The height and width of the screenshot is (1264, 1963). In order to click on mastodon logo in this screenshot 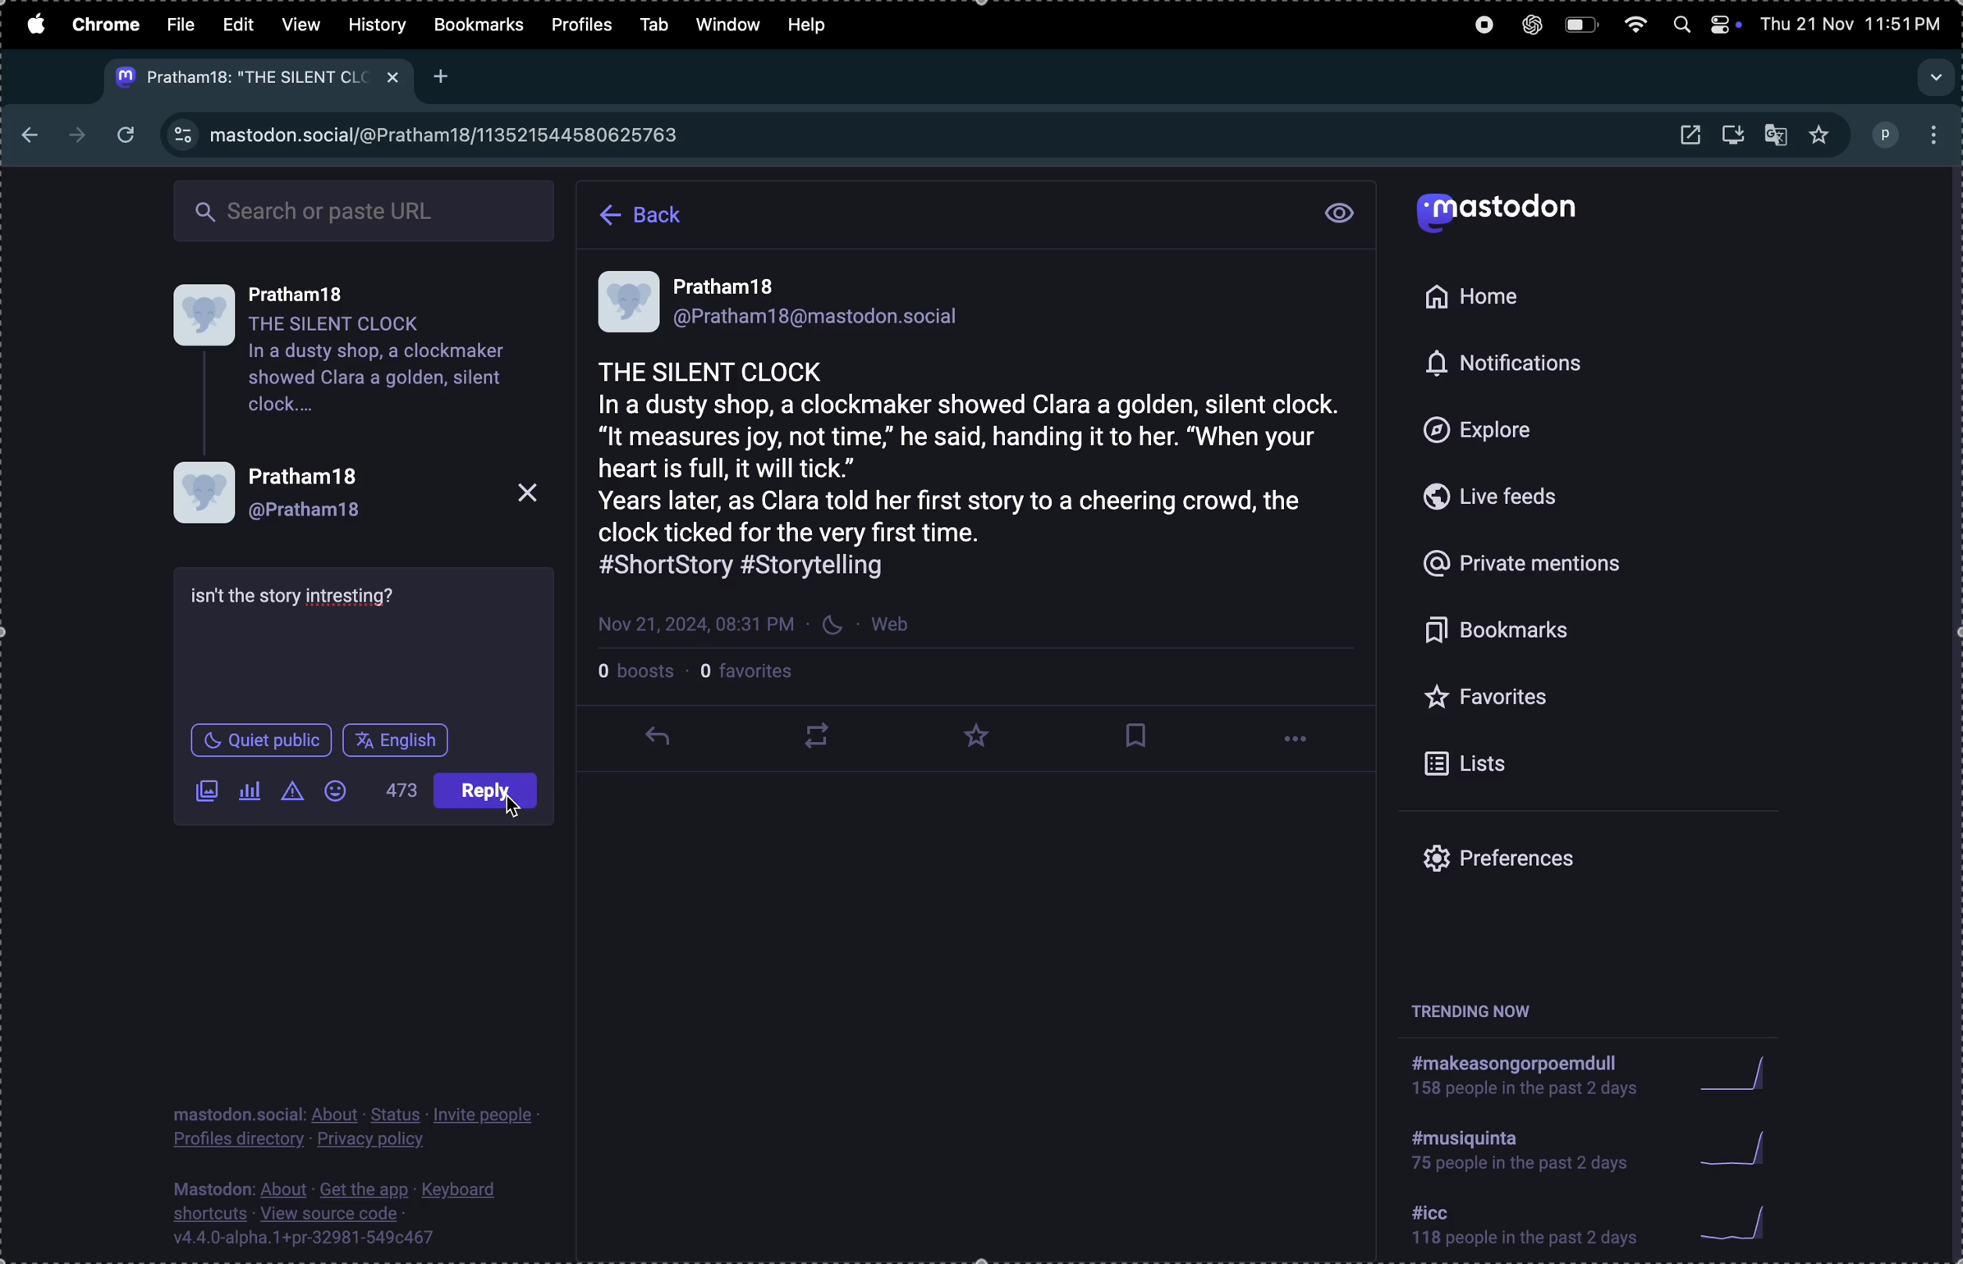, I will do `click(1503, 215)`.